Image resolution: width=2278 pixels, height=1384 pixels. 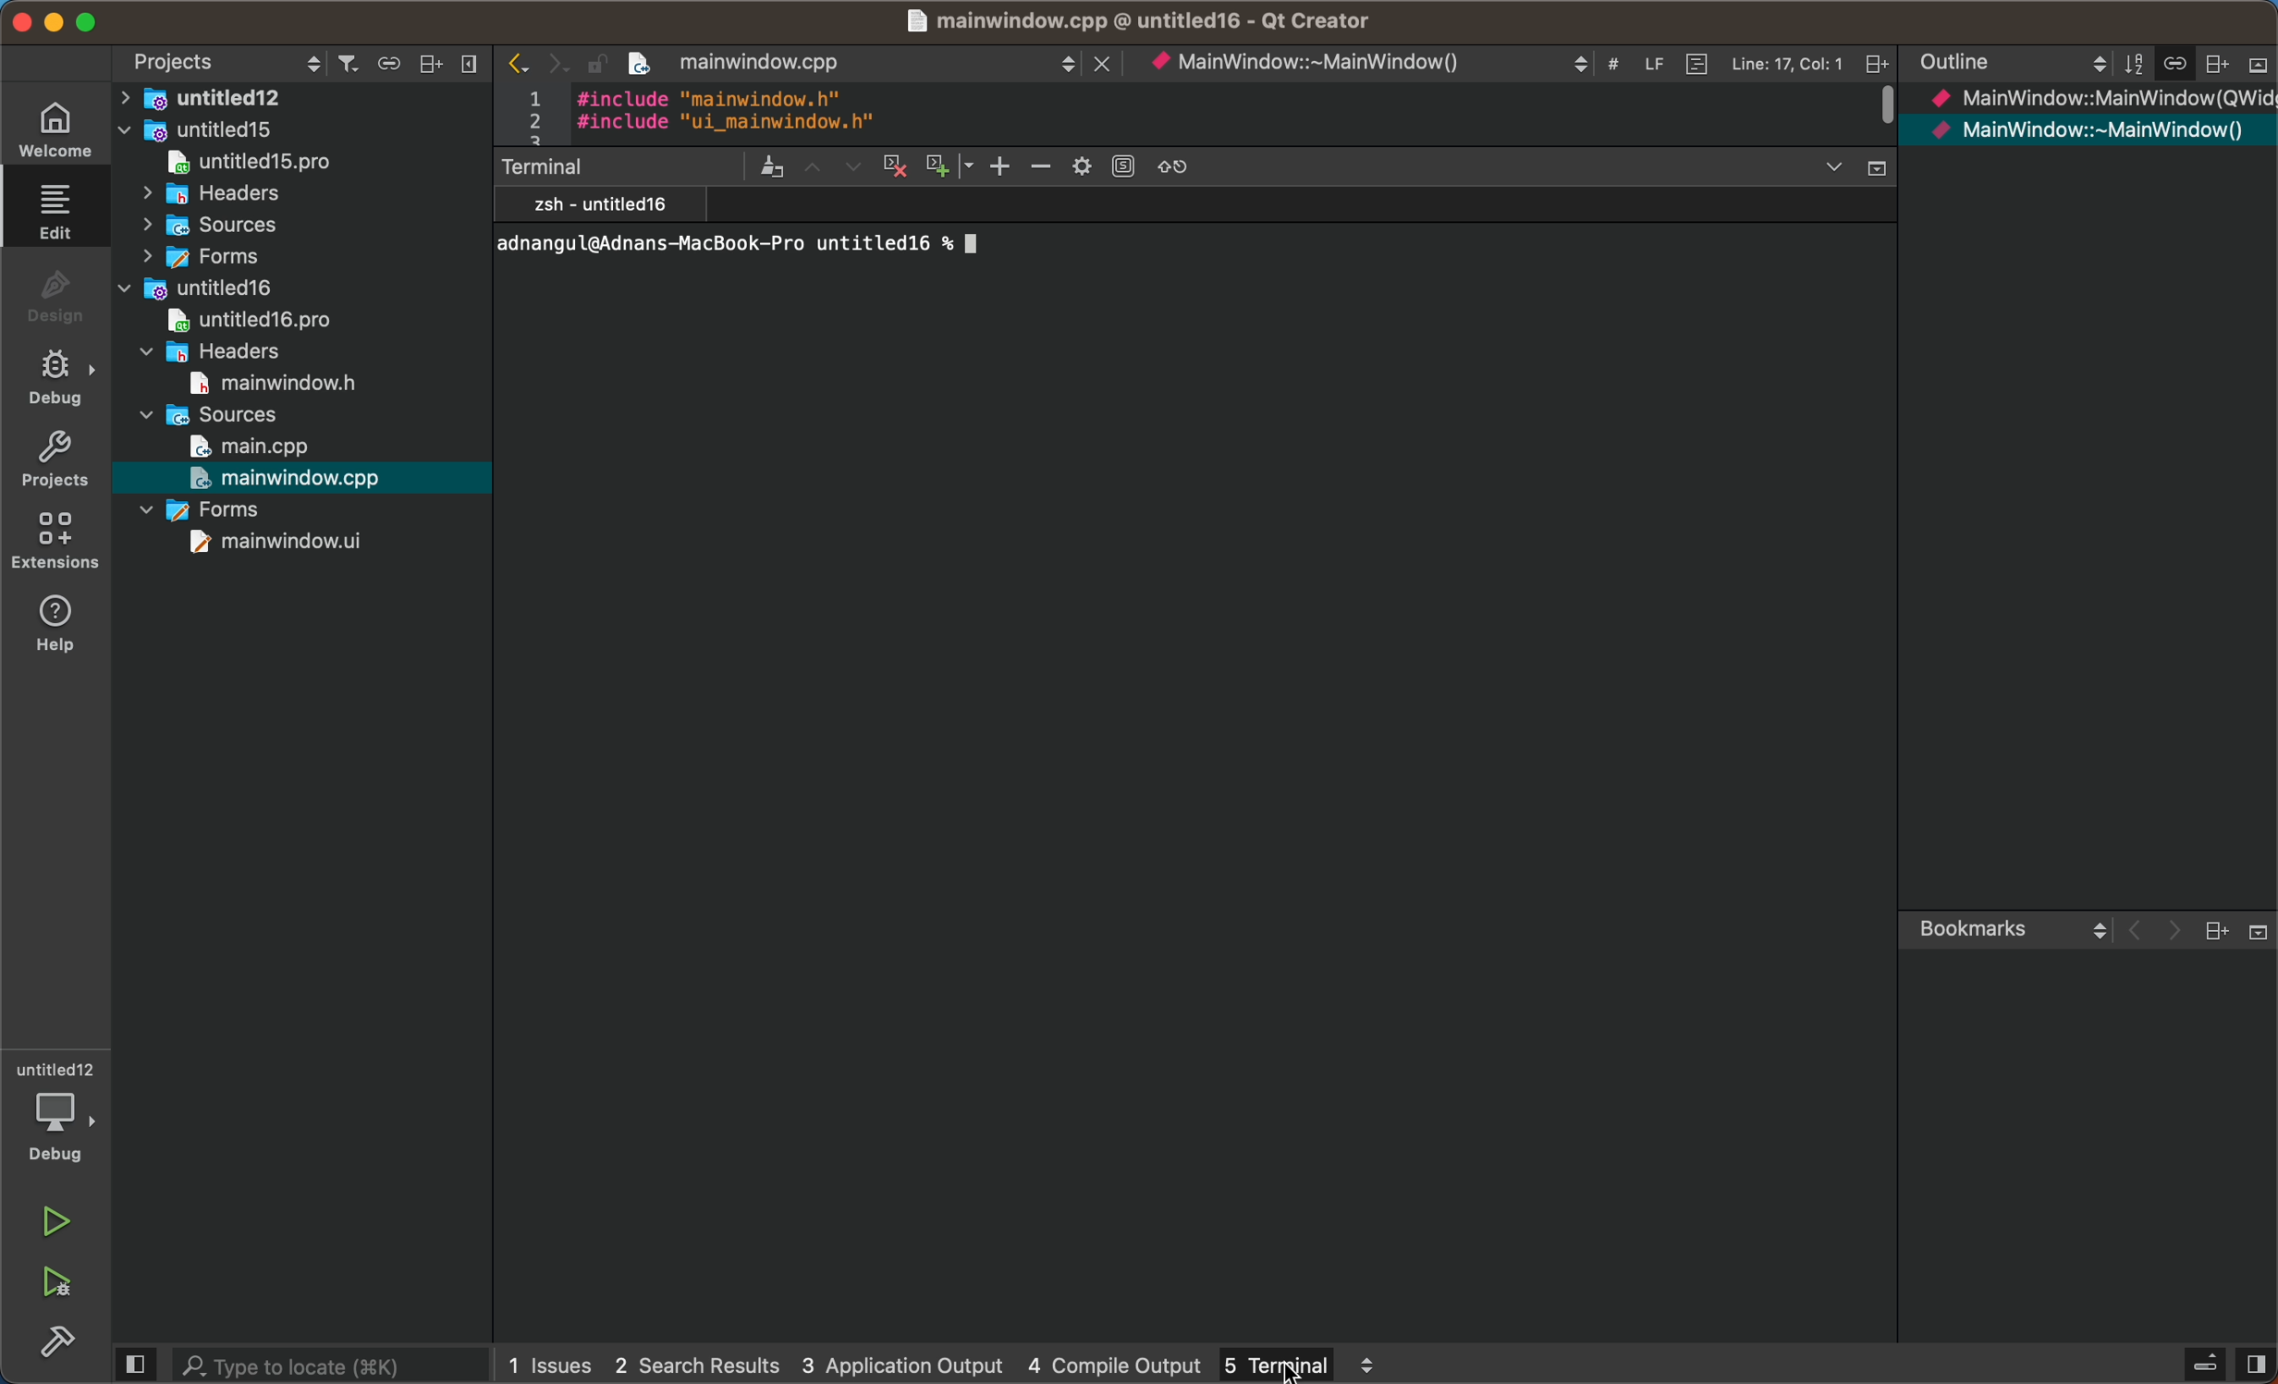 What do you see at coordinates (56, 291) in the screenshot?
I see `debug` at bounding box center [56, 291].